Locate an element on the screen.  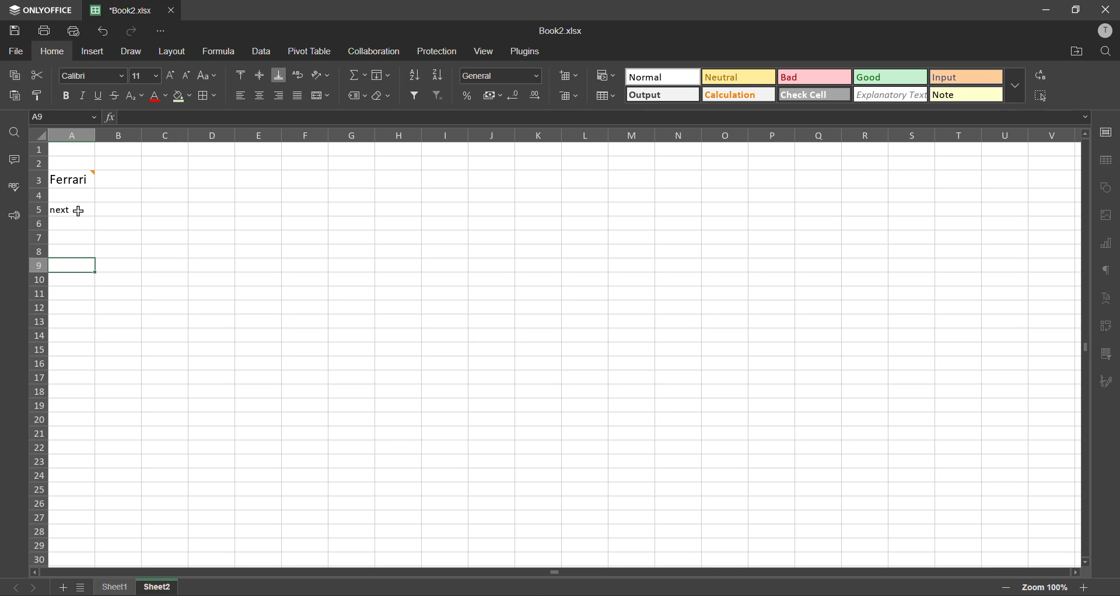
save is located at coordinates (14, 31).